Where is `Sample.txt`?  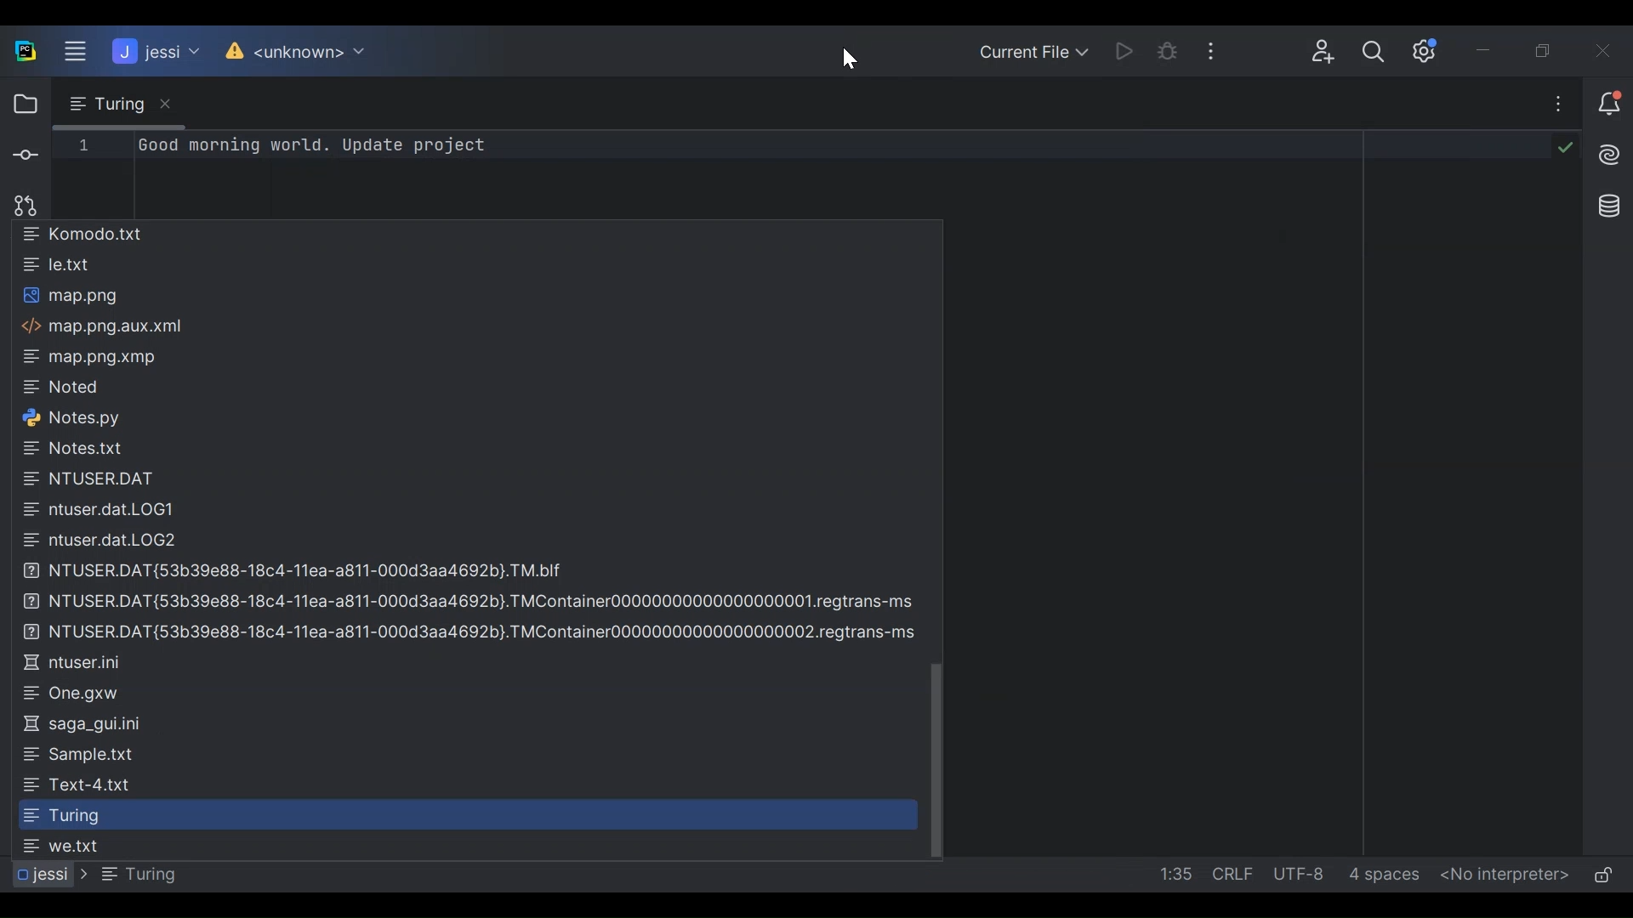 Sample.txt is located at coordinates (78, 753).